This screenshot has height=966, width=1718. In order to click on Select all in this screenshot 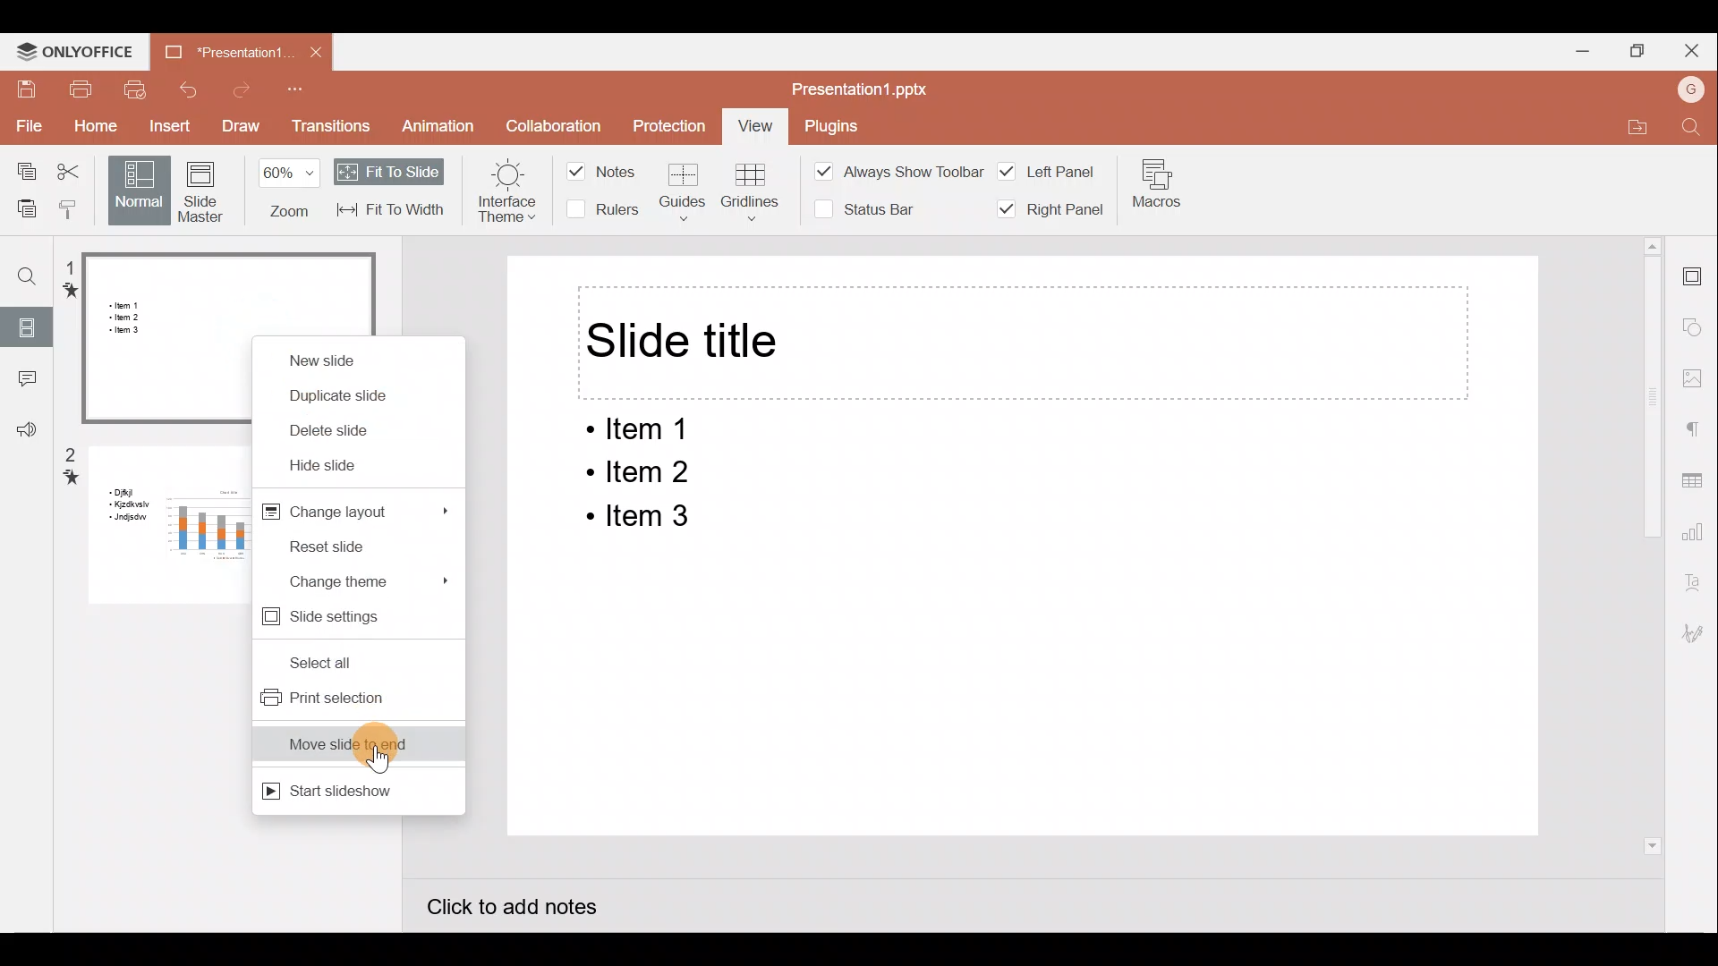, I will do `click(344, 657)`.